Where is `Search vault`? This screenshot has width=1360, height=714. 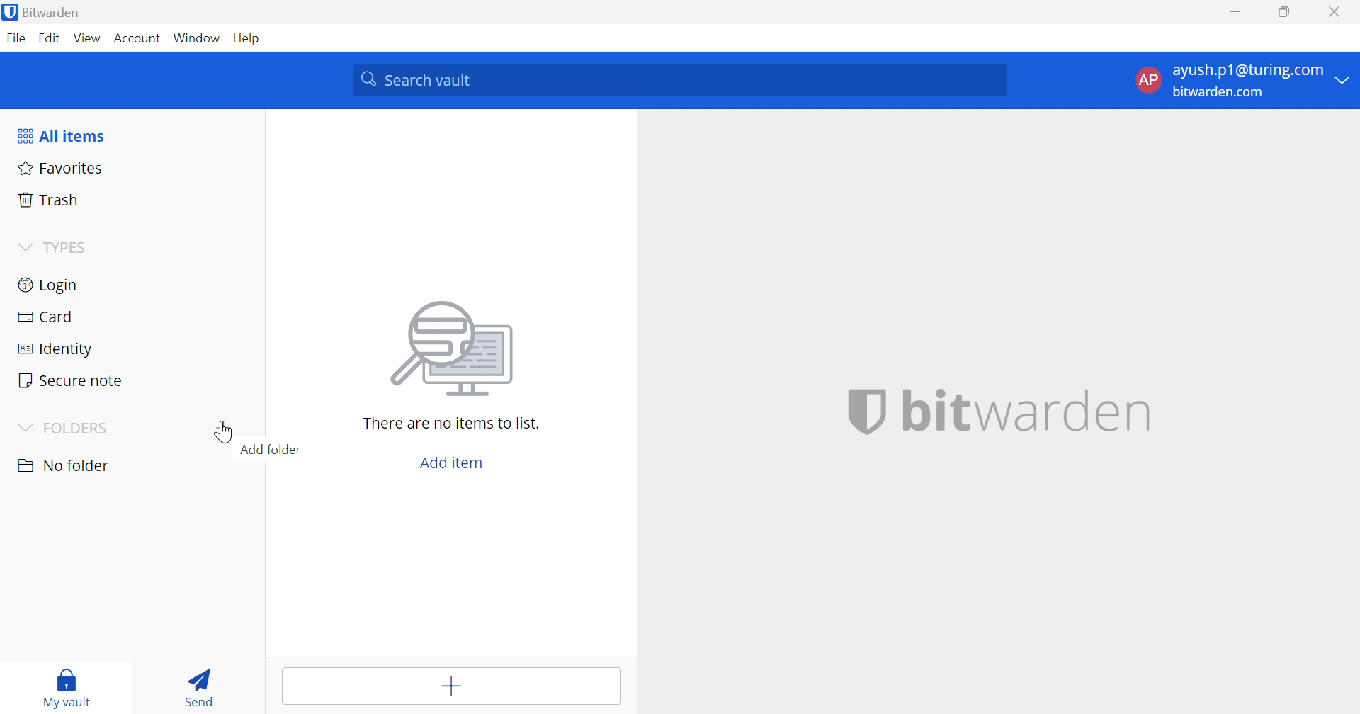
Search vault is located at coordinates (676, 80).